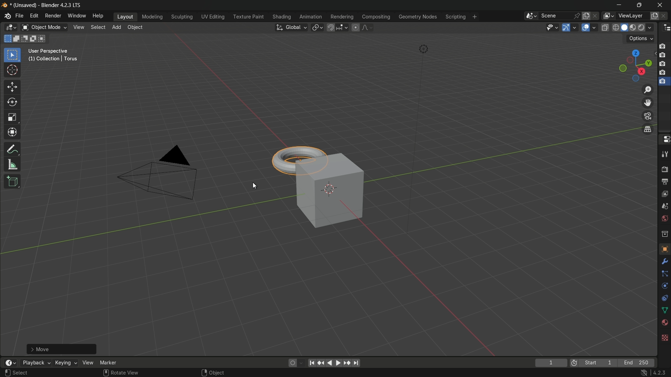  I want to click on shading, so click(281, 17).